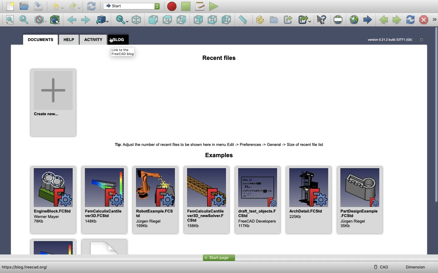 The width and height of the screenshot is (438, 273). I want to click on Toggle Fullscreen, so click(338, 19).